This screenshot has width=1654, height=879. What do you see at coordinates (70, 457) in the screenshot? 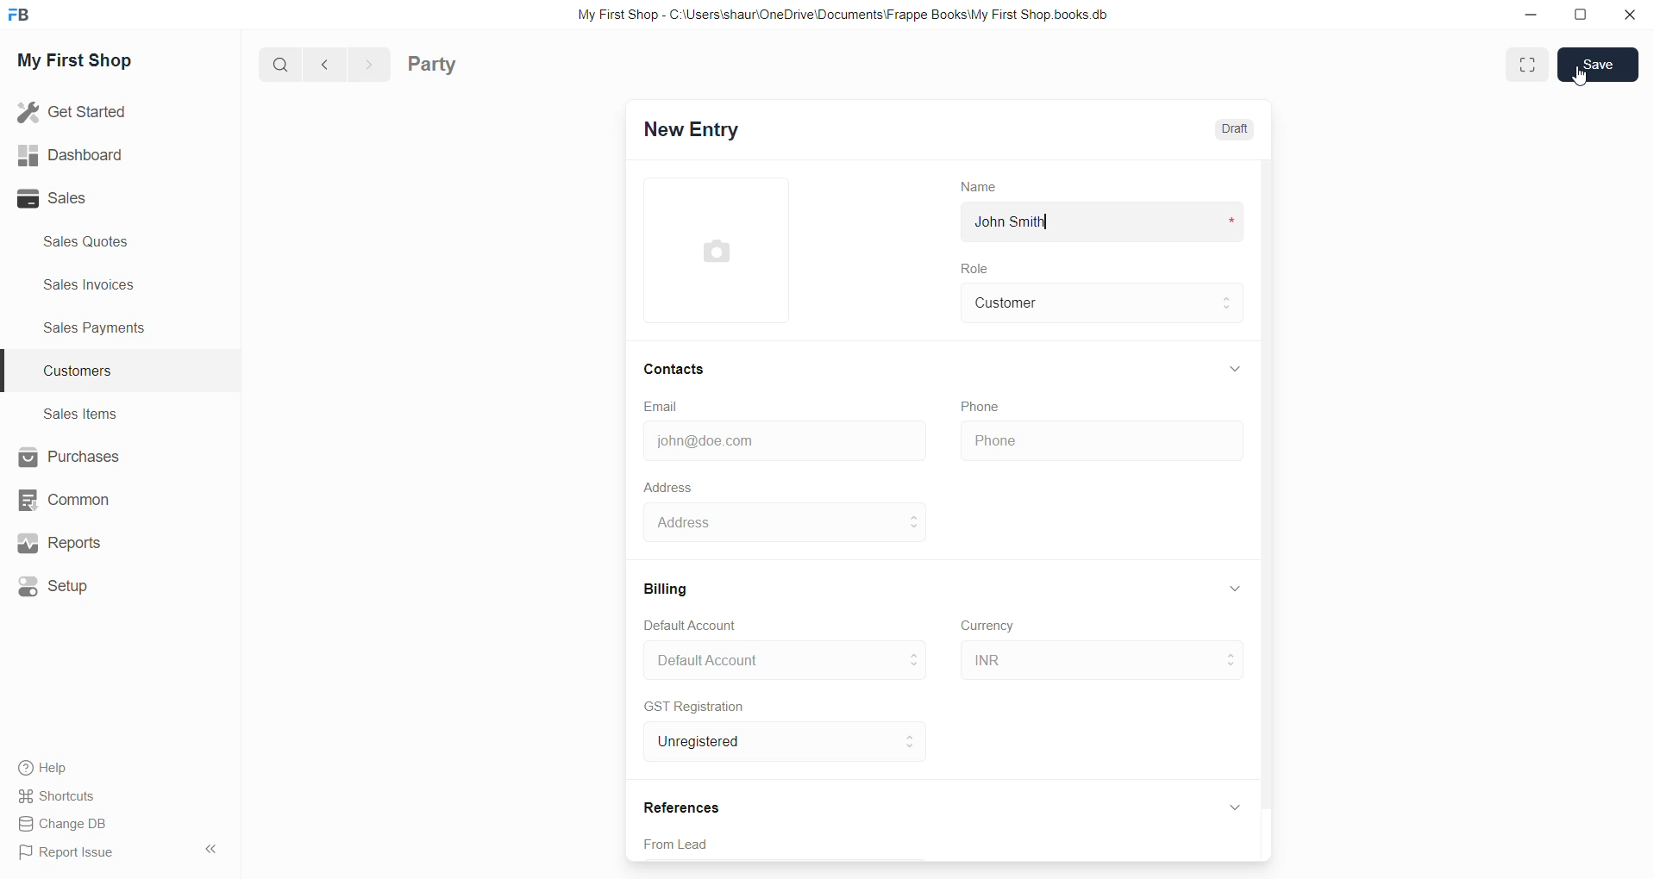
I see `Purchases` at bounding box center [70, 457].